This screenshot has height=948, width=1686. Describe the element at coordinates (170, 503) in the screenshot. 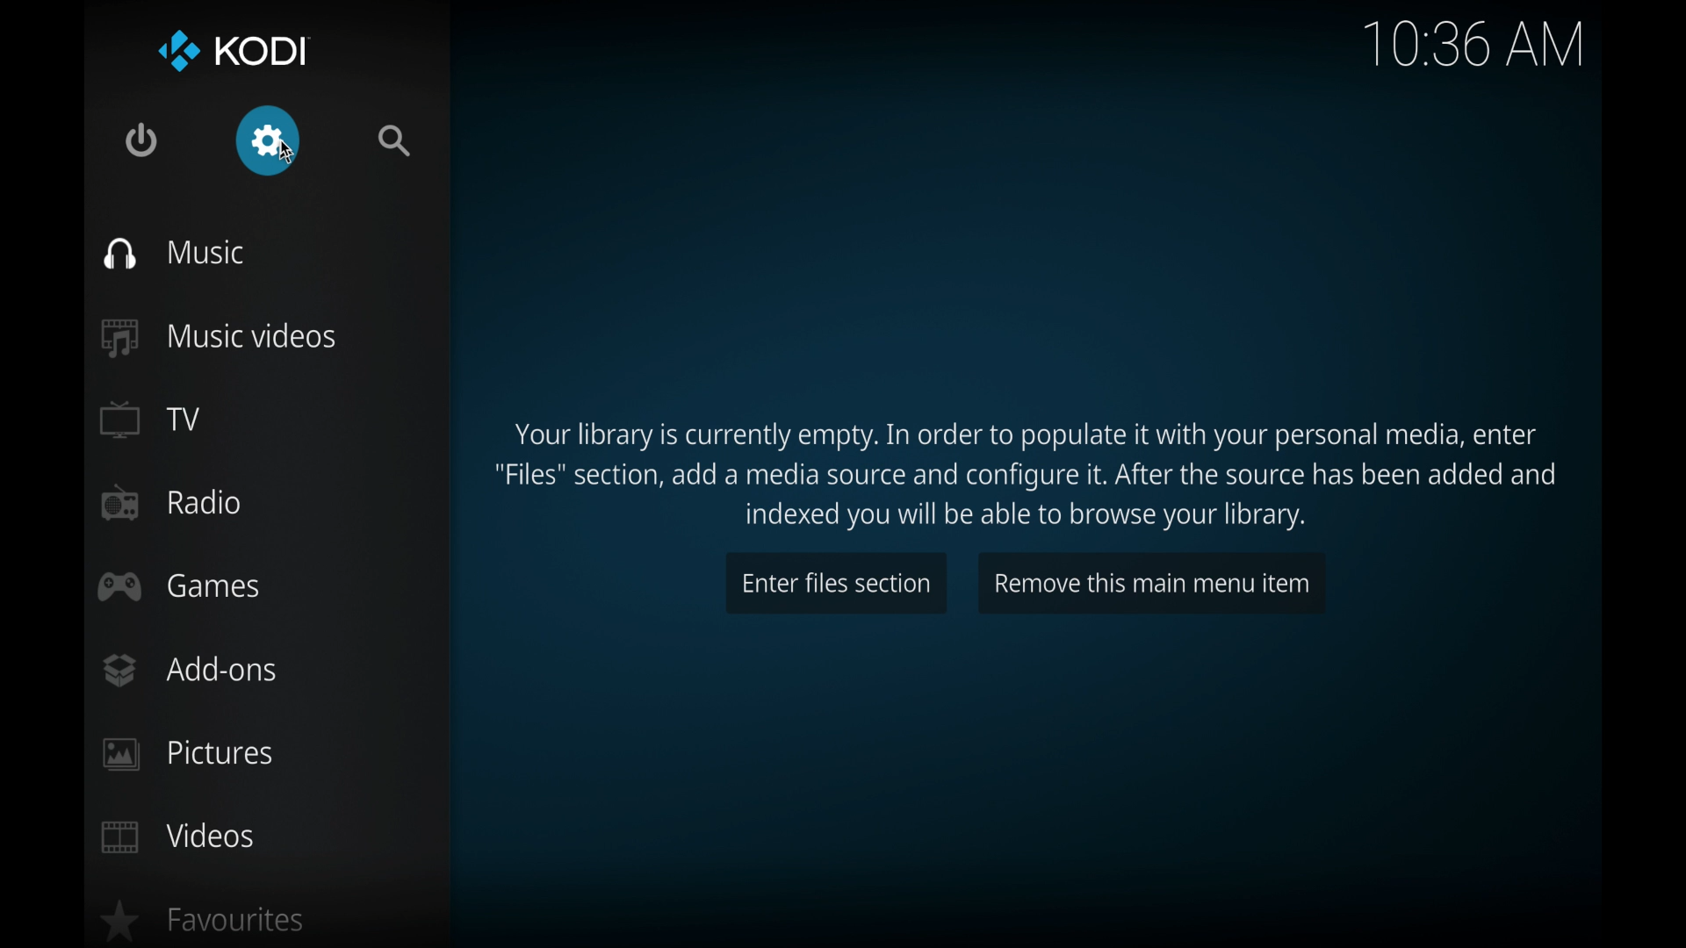

I see `radio` at that location.